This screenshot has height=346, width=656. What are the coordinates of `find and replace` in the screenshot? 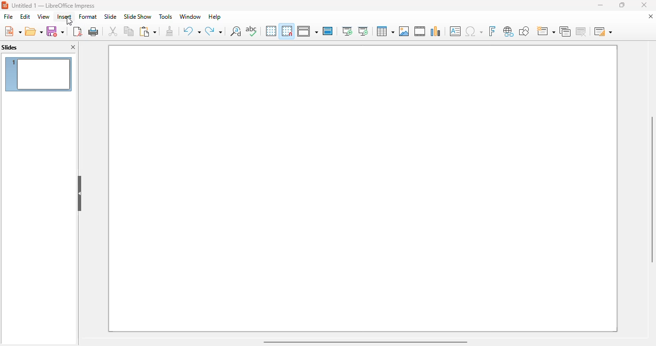 It's located at (236, 31).